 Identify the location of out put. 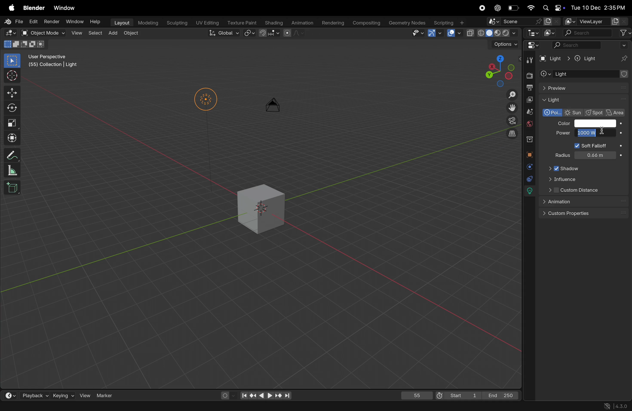
(529, 87).